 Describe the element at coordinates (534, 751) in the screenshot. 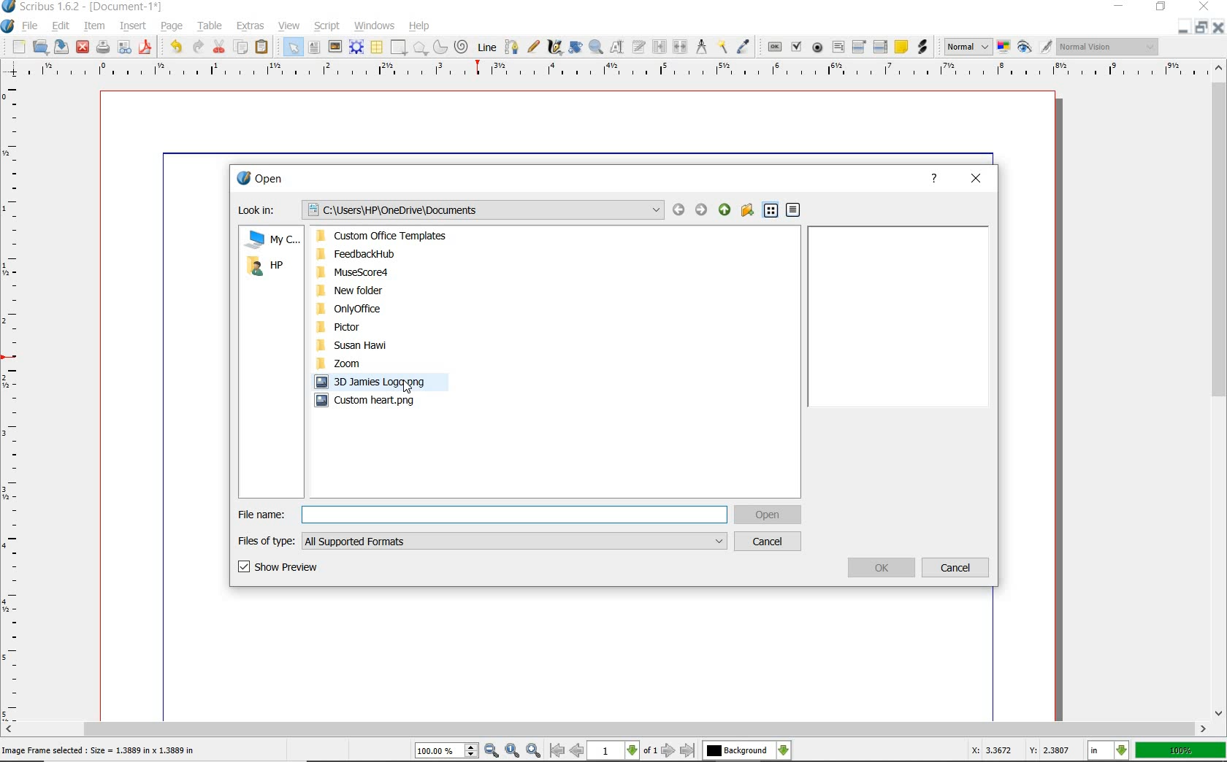

I see `Zoom In` at that location.